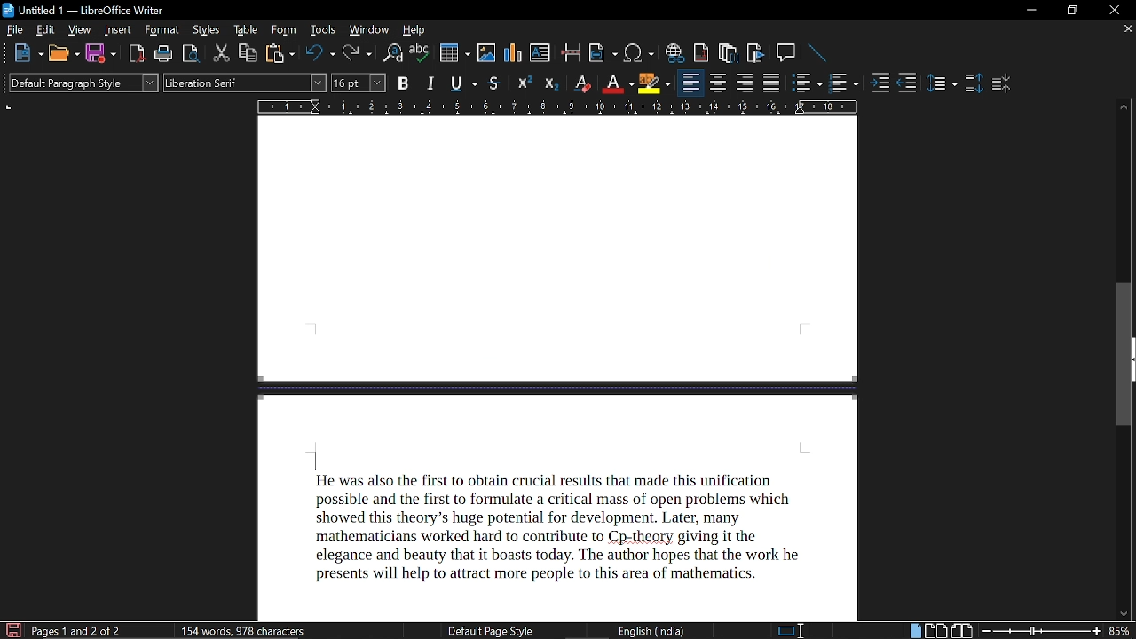 This screenshot has height=639, width=1136. I want to click on Export directly as pdf, so click(137, 54).